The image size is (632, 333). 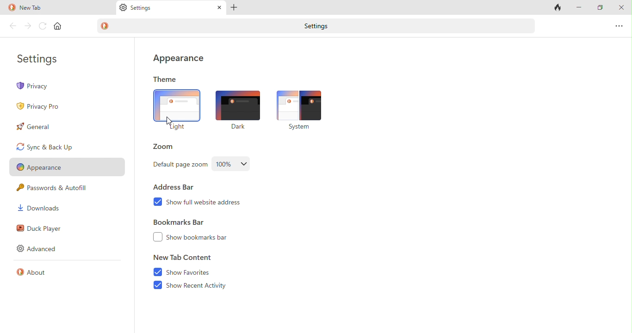 I want to click on back, so click(x=12, y=26).